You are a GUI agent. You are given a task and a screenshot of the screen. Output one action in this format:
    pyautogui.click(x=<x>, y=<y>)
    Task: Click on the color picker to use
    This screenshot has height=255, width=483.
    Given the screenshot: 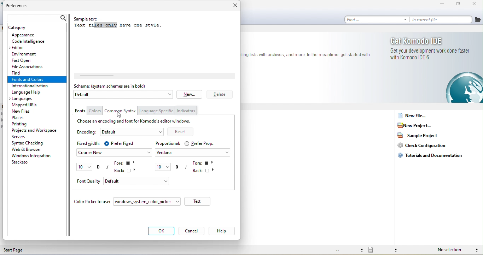 What is the action you would take?
    pyautogui.click(x=92, y=201)
    